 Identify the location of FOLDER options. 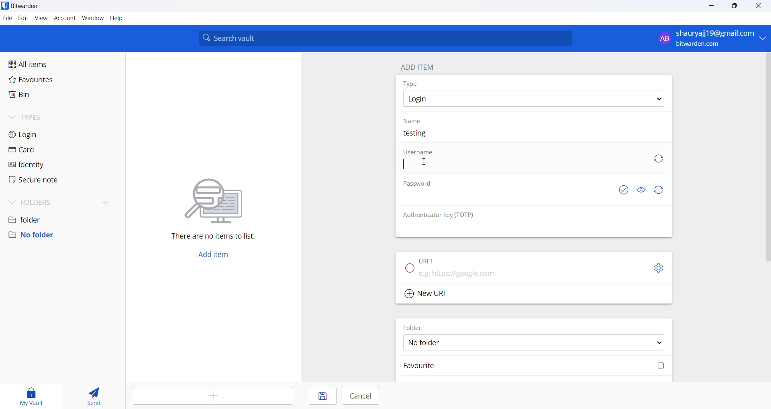
(534, 343).